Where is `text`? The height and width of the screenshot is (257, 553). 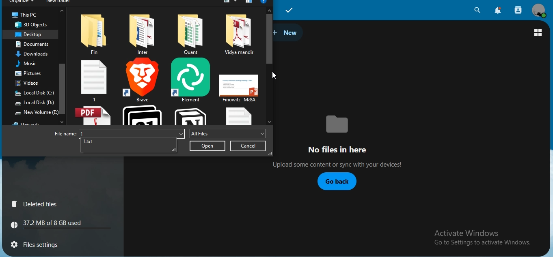
text is located at coordinates (481, 237).